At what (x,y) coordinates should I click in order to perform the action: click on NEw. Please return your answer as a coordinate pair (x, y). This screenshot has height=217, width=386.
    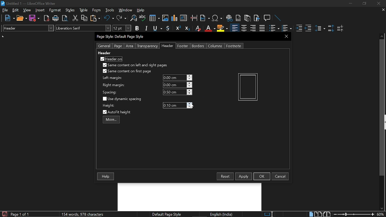
    Looking at the image, I should click on (9, 18).